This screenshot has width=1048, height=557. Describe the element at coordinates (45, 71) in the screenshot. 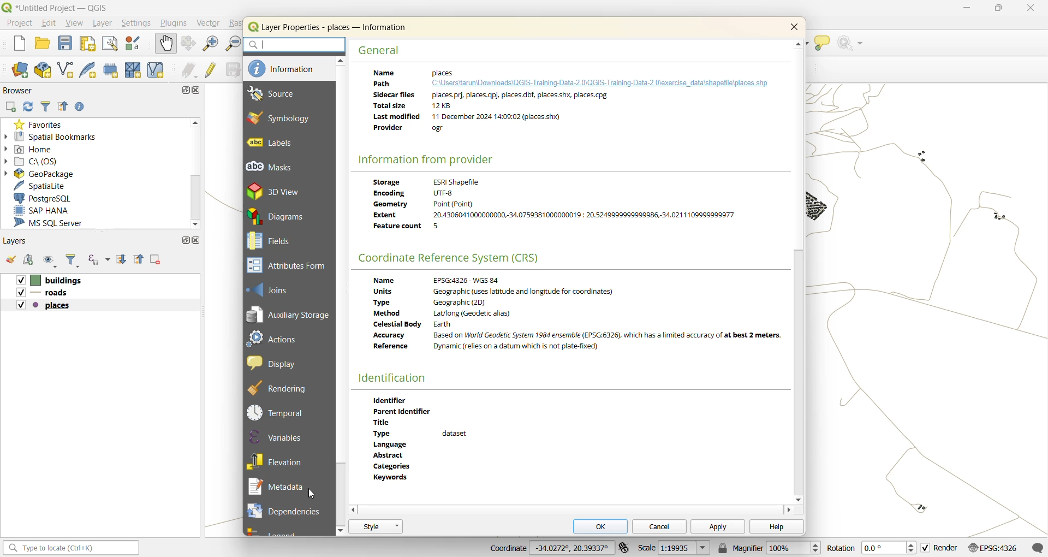

I see `new geopackage` at that location.